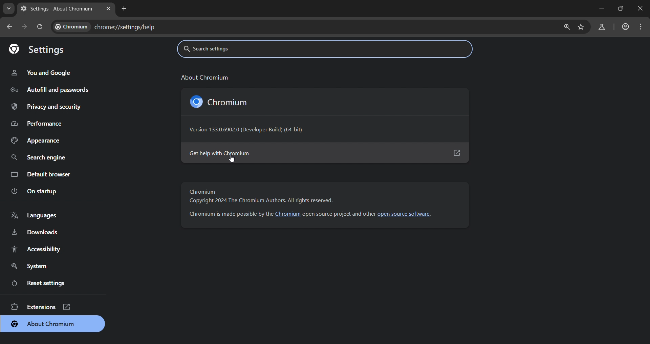 The height and width of the screenshot is (344, 650). I want to click on open source project deatail, so click(339, 214).